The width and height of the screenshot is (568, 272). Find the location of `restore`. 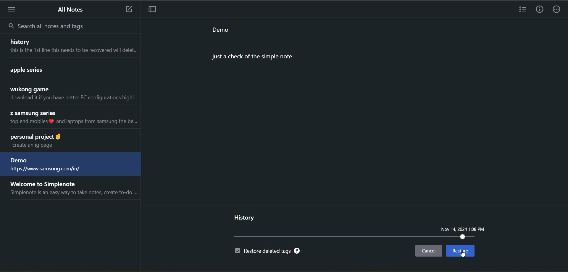

restore is located at coordinates (459, 251).